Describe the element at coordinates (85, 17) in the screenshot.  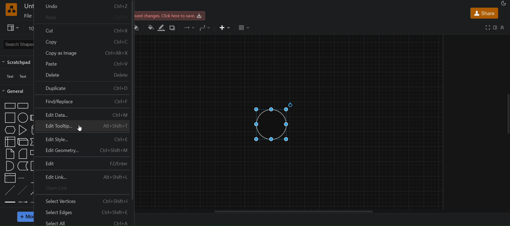
I see `redo` at that location.